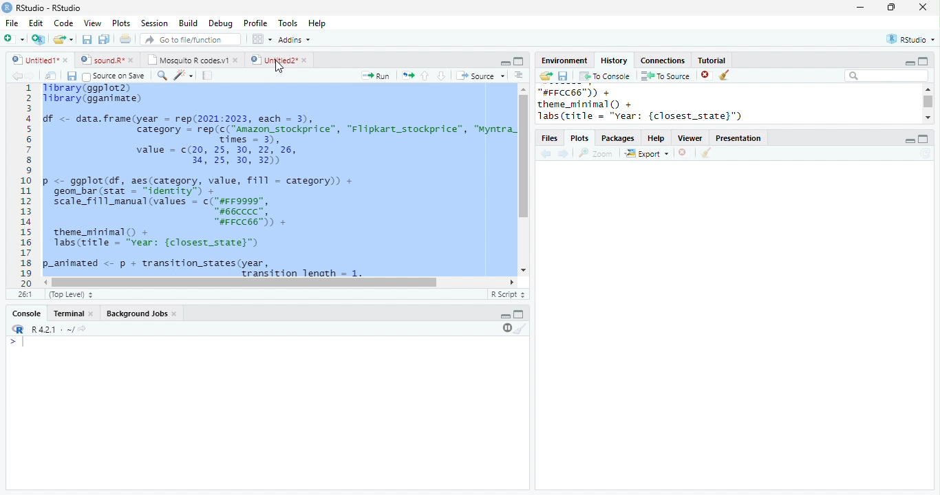  I want to click on Source, so click(480, 75).